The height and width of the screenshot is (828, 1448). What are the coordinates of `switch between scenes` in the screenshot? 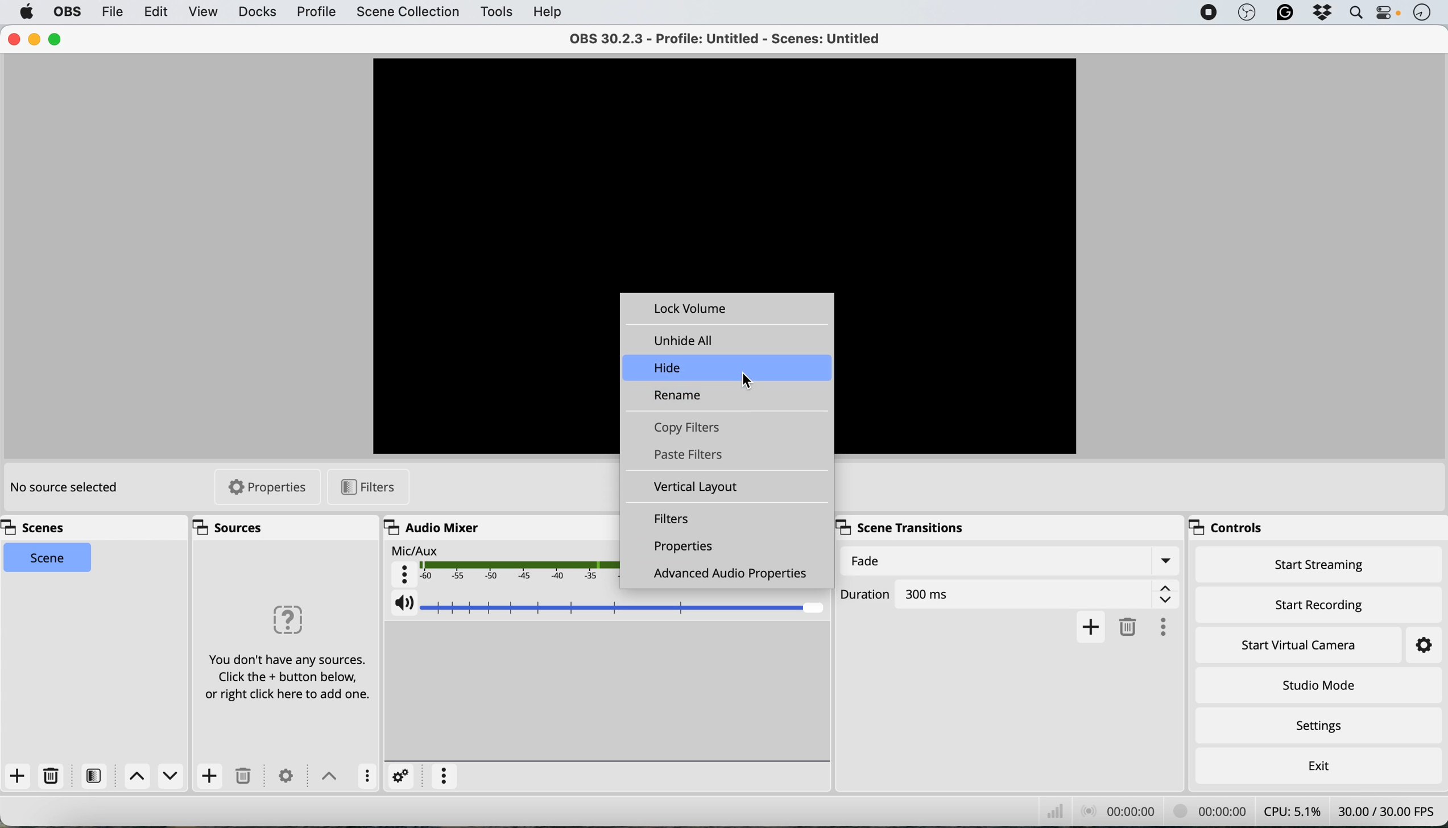 It's located at (157, 778).